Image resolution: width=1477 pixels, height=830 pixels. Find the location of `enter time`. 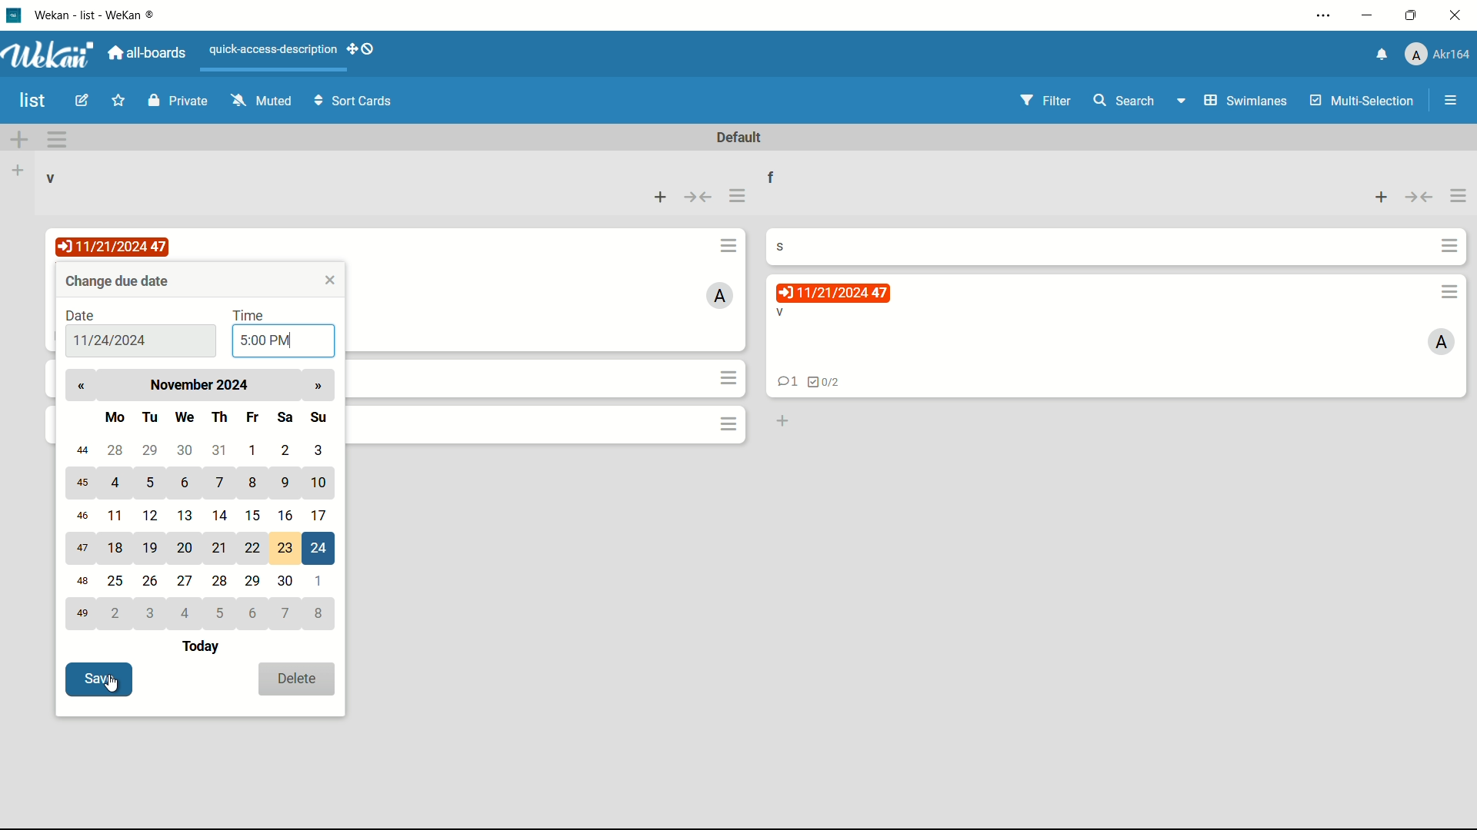

enter time is located at coordinates (265, 341).